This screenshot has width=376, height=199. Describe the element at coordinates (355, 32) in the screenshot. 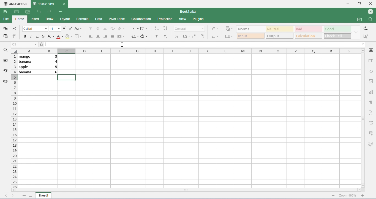

I see `drop down` at that location.